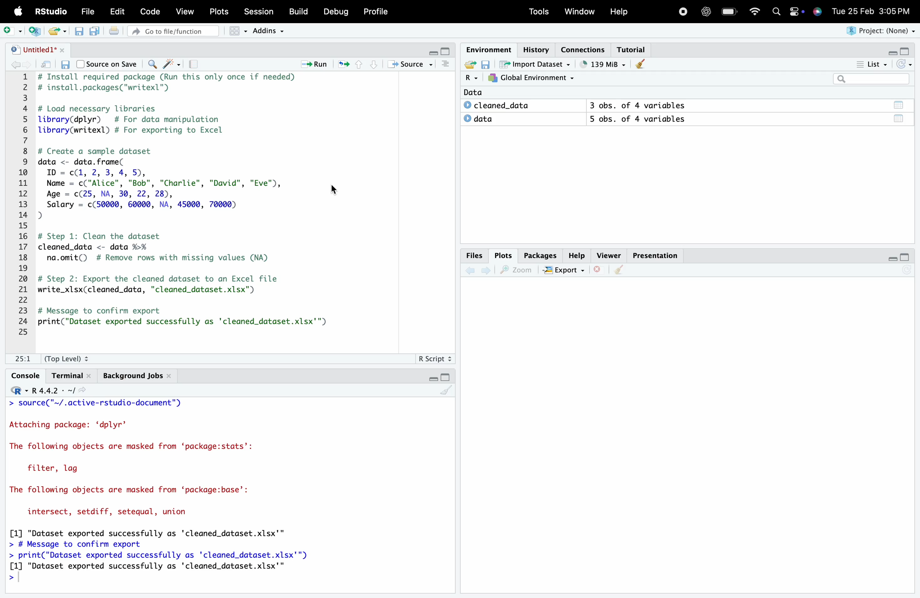 The image size is (920, 598). What do you see at coordinates (174, 32) in the screenshot?
I see `Go to file/function` at bounding box center [174, 32].